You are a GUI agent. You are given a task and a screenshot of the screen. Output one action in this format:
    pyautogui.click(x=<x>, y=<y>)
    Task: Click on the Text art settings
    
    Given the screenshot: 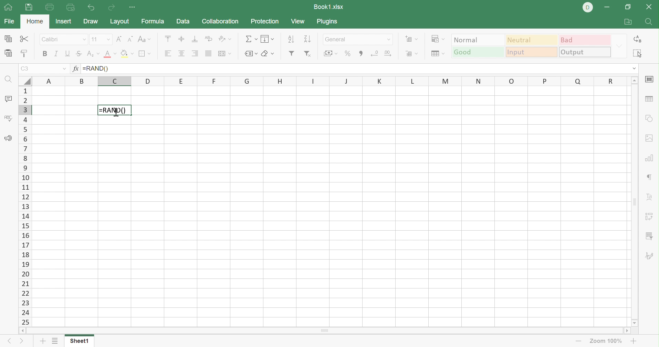 What is the action you would take?
    pyautogui.click(x=648, y=197)
    